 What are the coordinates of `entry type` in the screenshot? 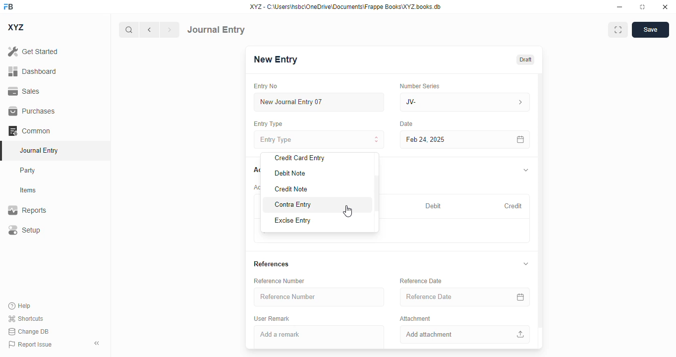 It's located at (269, 124).